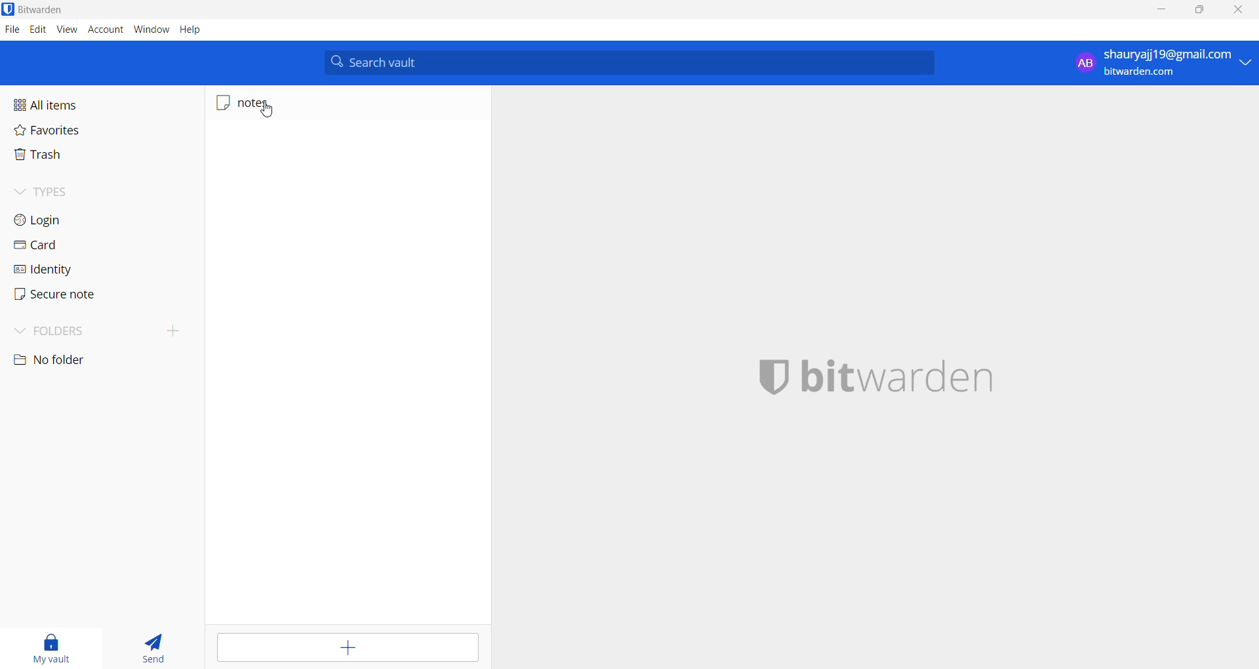 The width and height of the screenshot is (1259, 669). I want to click on bitwarden logo, so click(763, 376).